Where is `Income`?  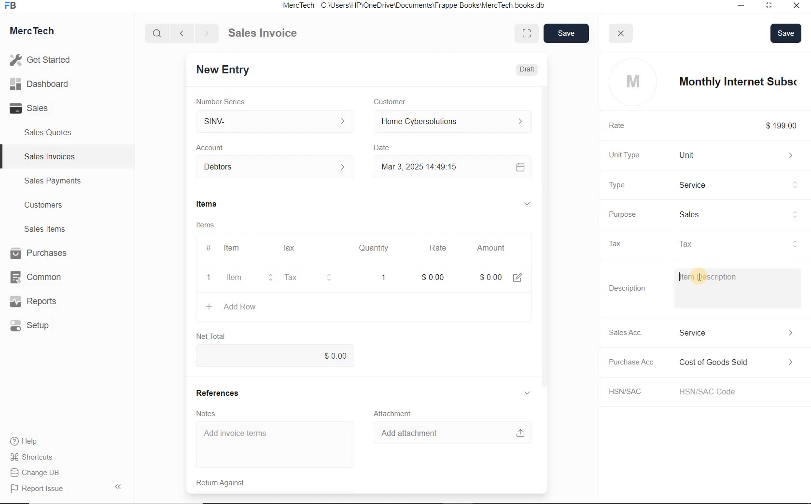 Income is located at coordinates (734, 332).